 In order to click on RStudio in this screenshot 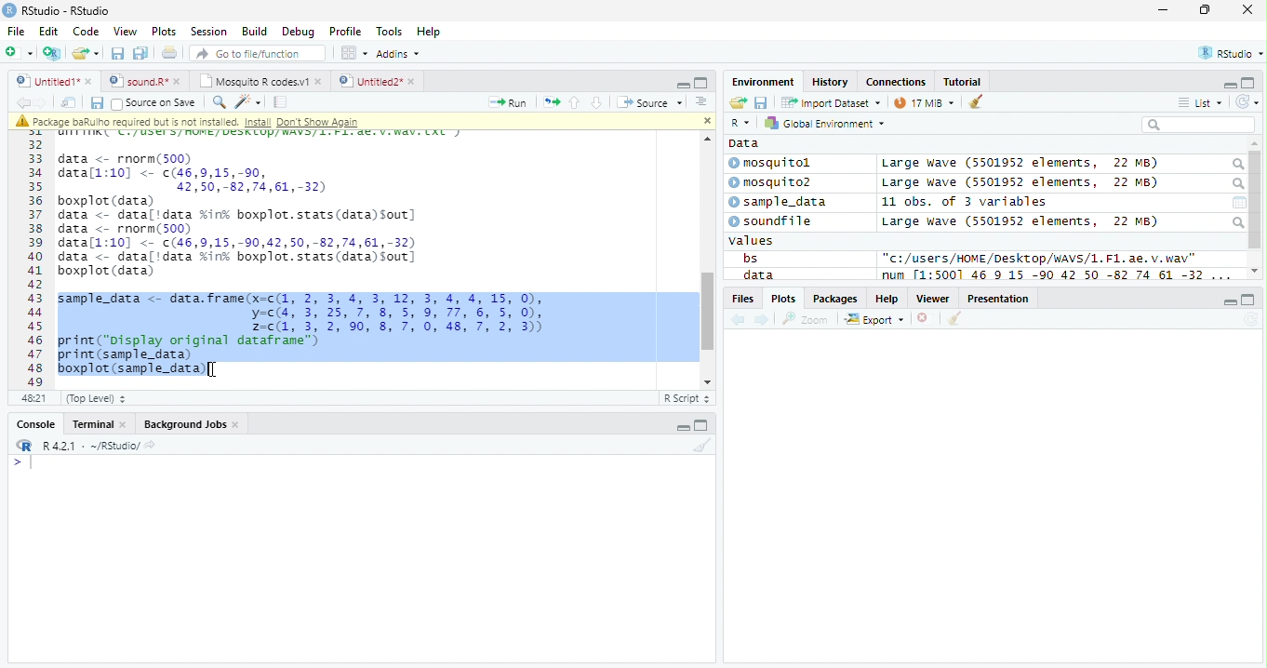, I will do `click(1229, 52)`.